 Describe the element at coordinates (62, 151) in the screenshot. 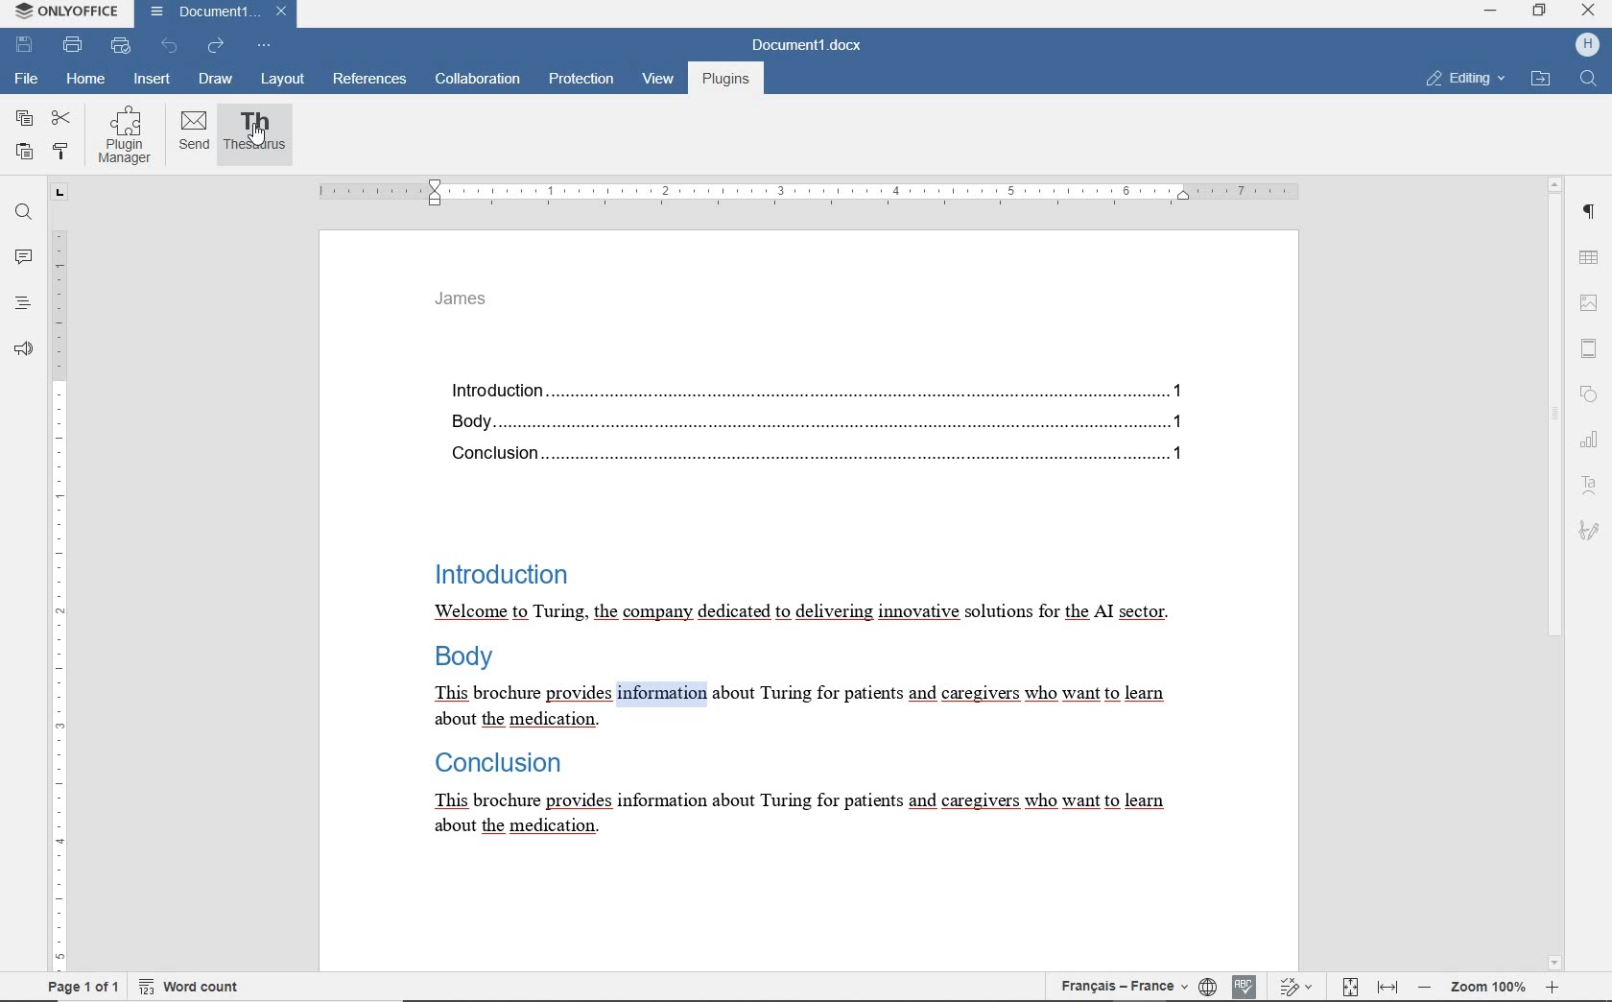

I see `COPY STYLE` at that location.